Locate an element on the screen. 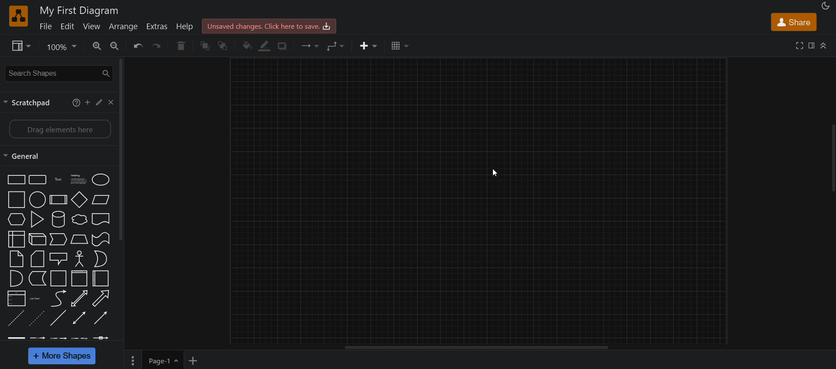 The height and width of the screenshot is (369, 836). waypoints is located at coordinates (335, 47).